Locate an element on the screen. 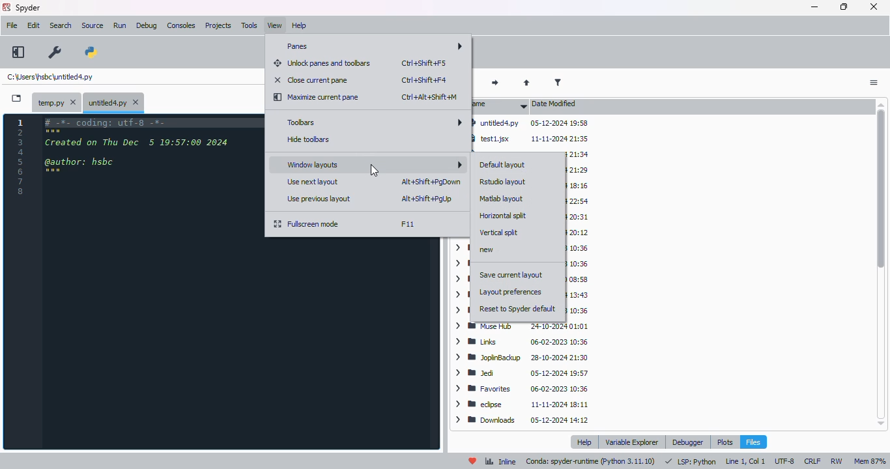  Music is located at coordinates (576, 309).